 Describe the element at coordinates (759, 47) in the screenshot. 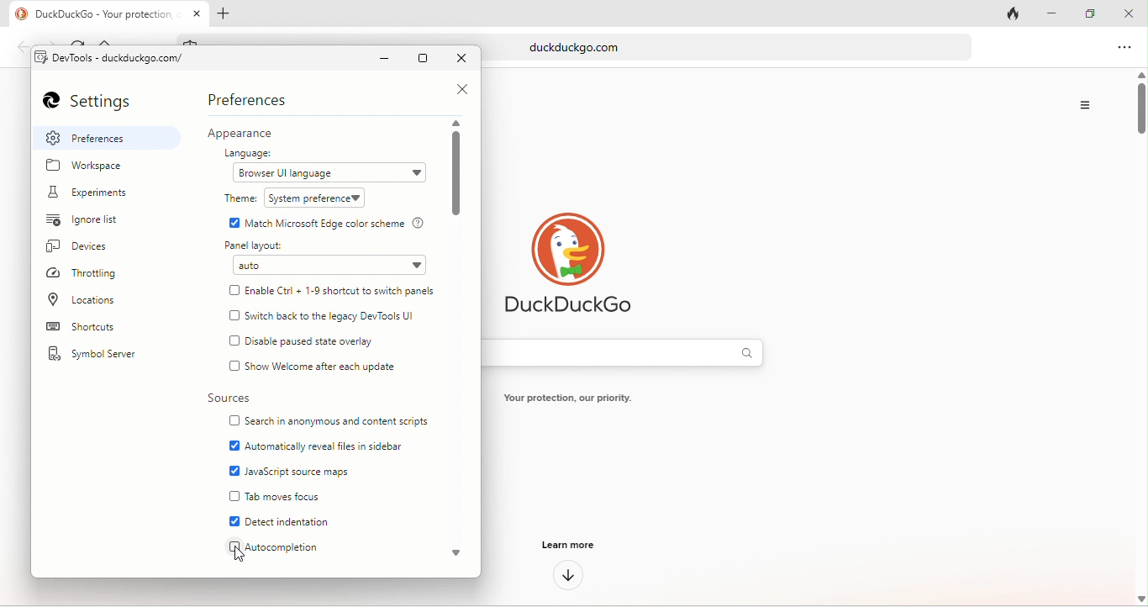

I see `duckduckgo.com` at that location.